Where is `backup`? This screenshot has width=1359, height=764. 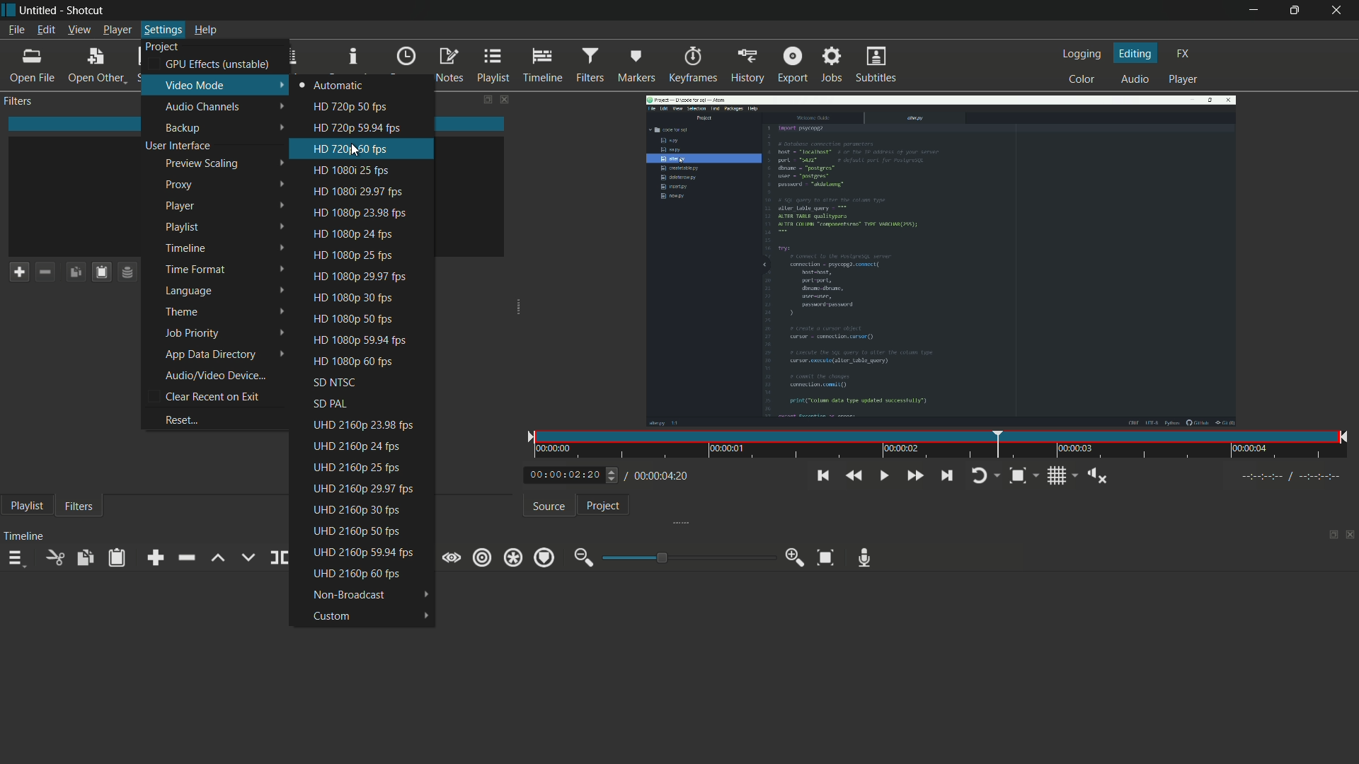
backup is located at coordinates (219, 128).